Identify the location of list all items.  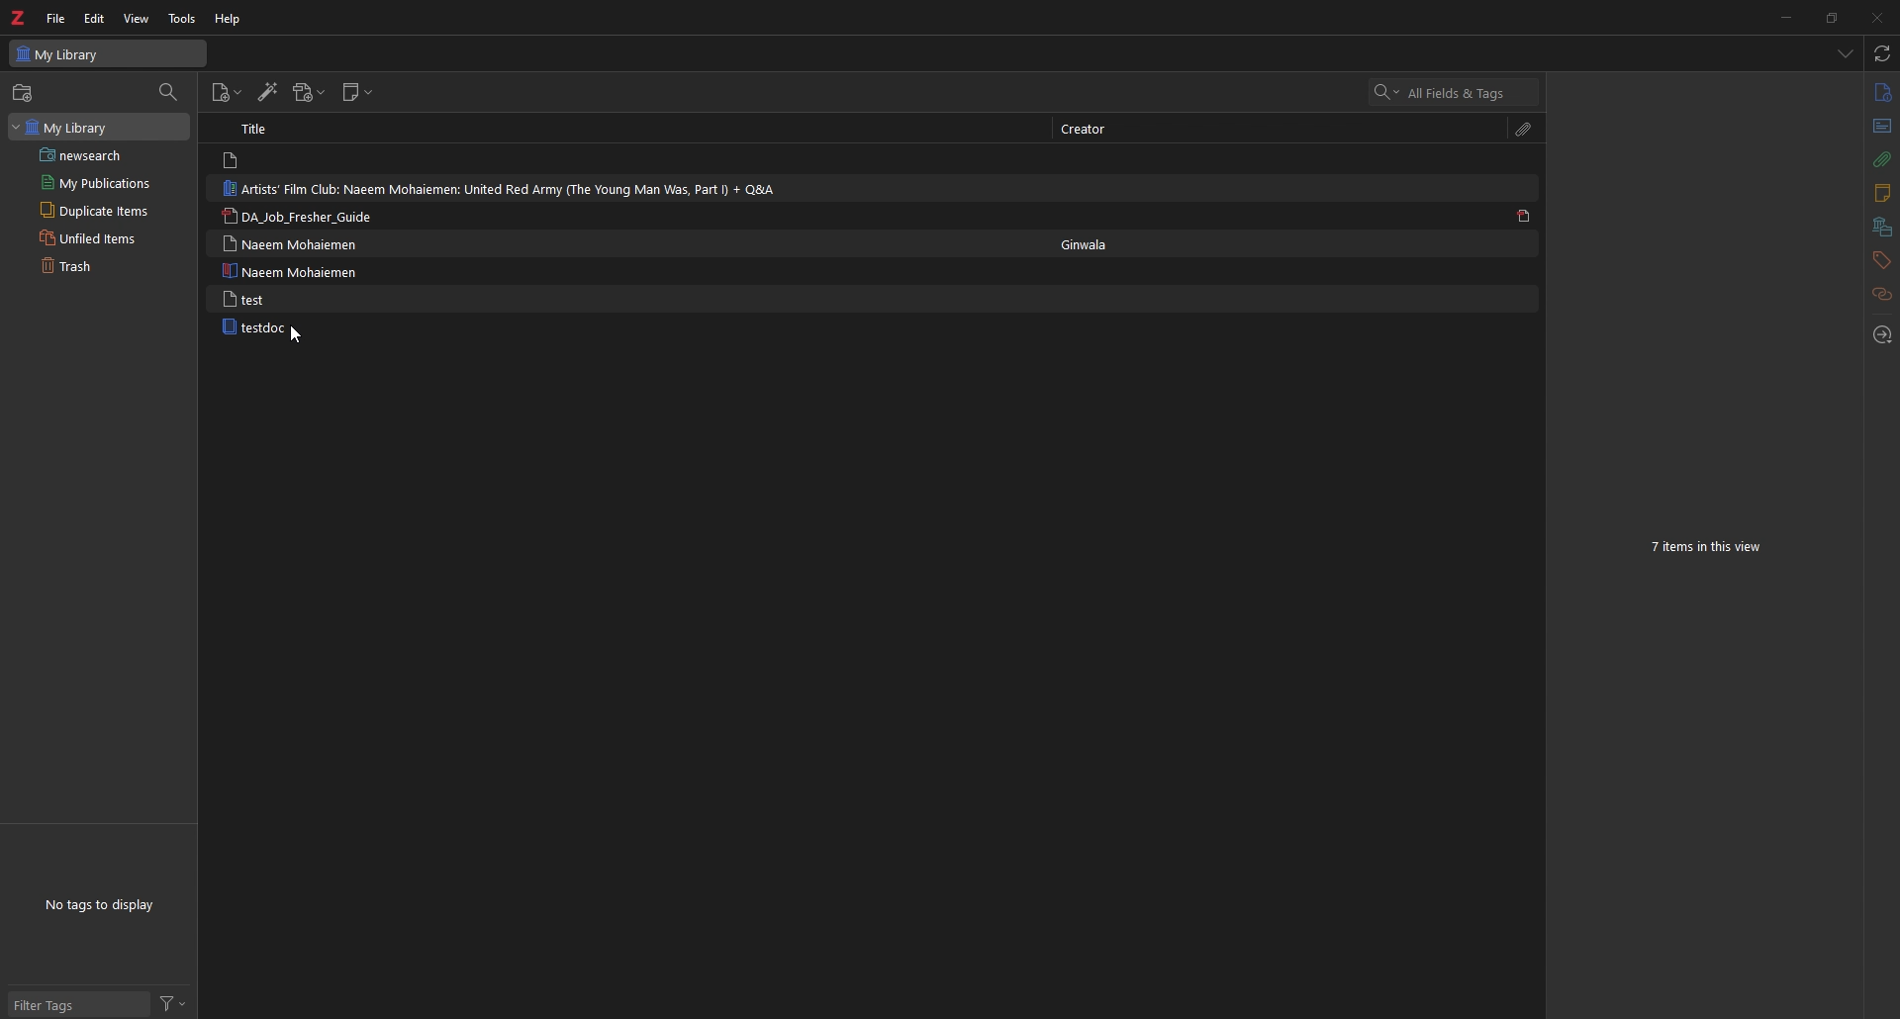
(1847, 53).